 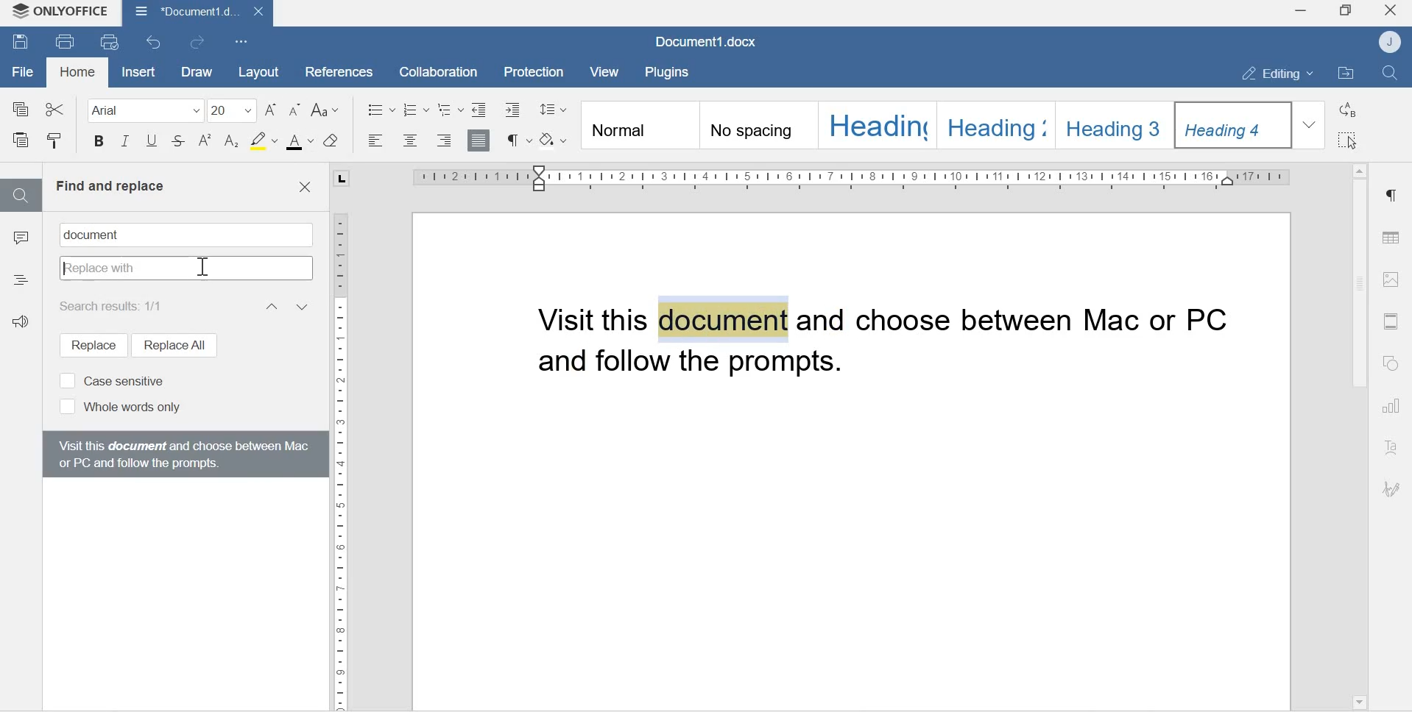 What do you see at coordinates (518, 140) in the screenshot?
I see `Non printing characters` at bounding box center [518, 140].